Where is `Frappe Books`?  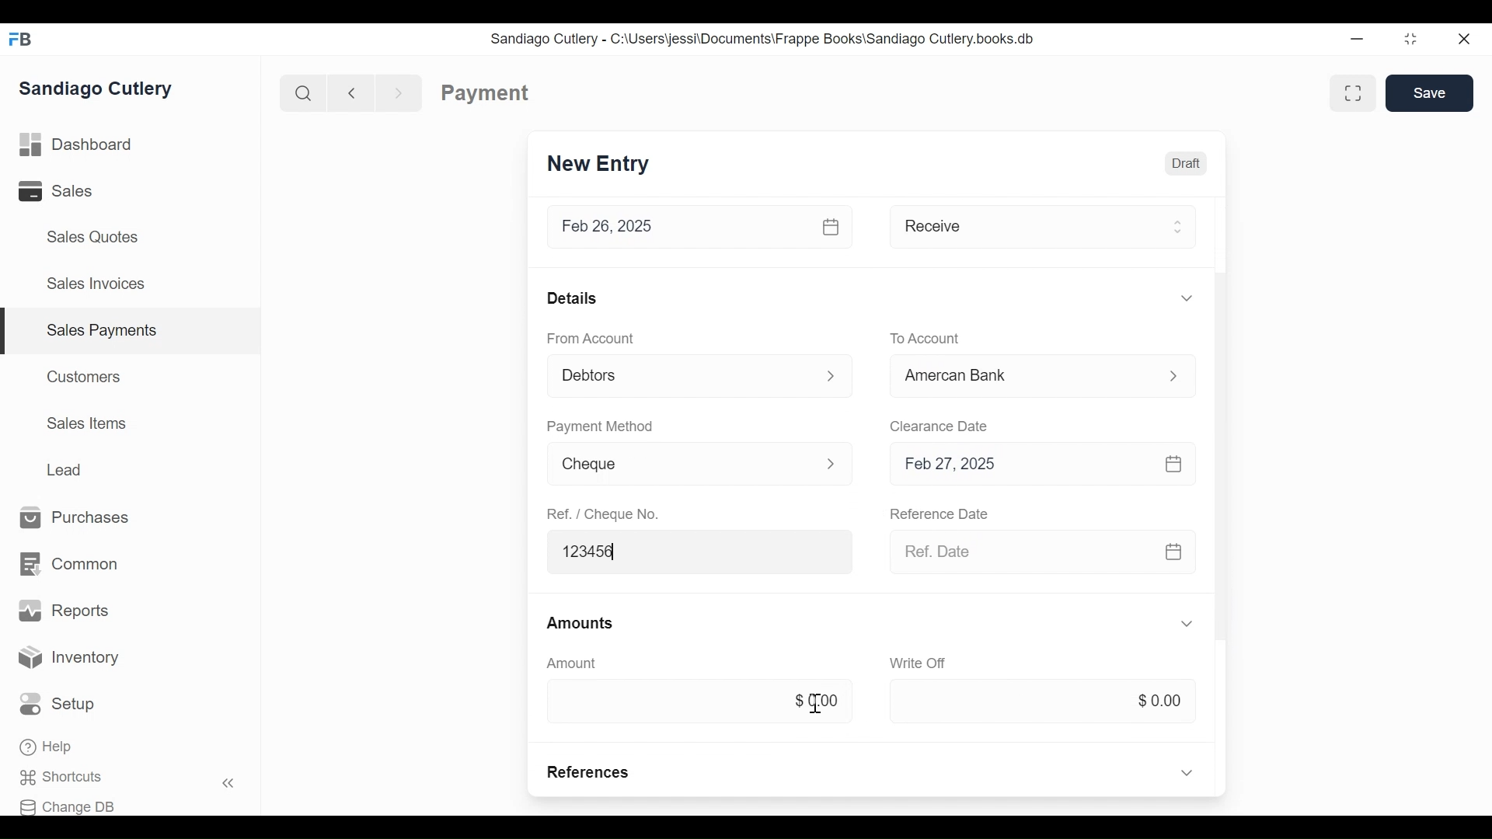 Frappe Books is located at coordinates (22, 39).